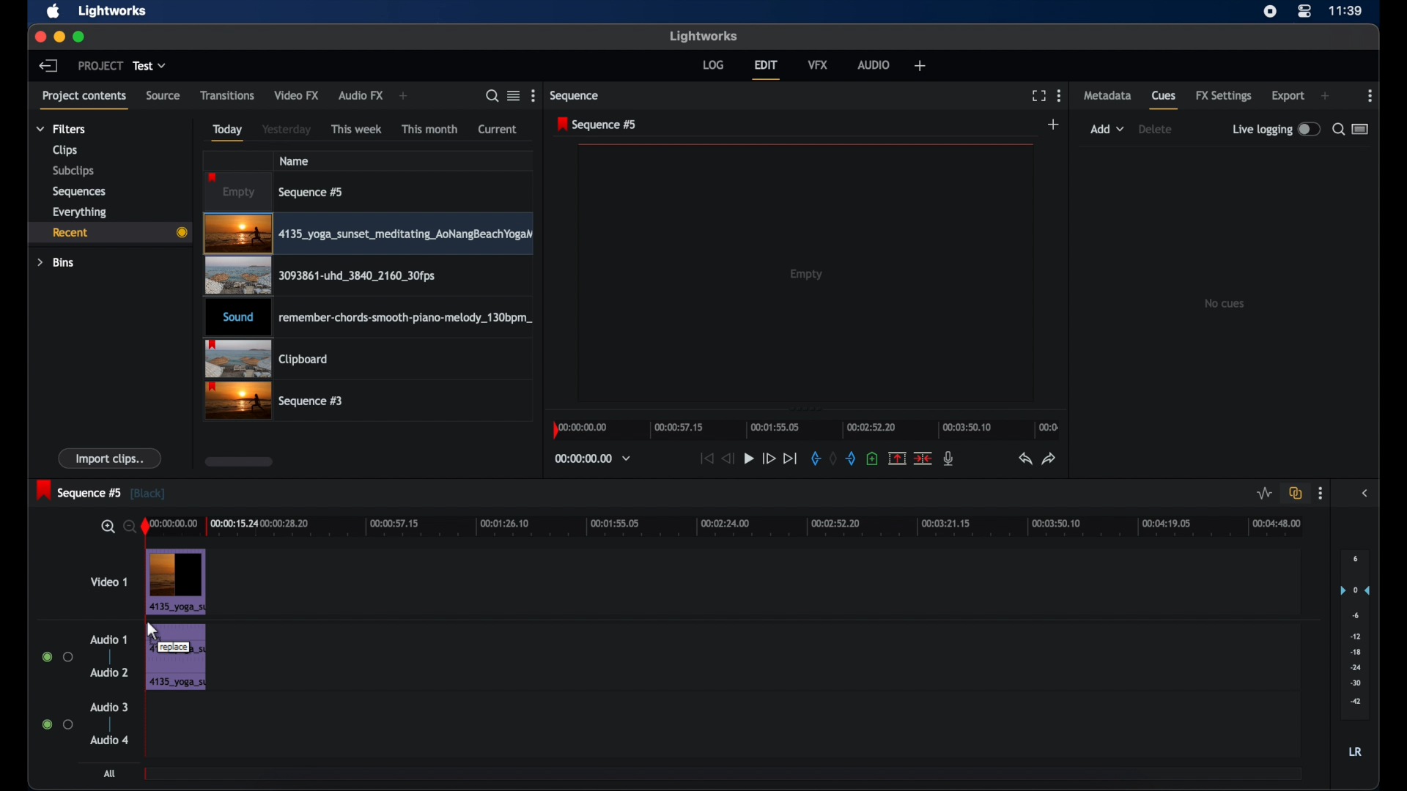 Image resolution: width=1407 pixels, height=791 pixels. I want to click on rewind, so click(728, 458).